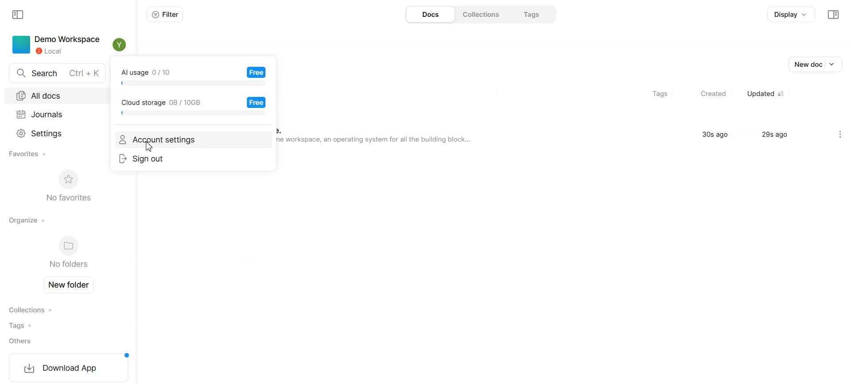 The image size is (851, 384). Describe the element at coordinates (19, 15) in the screenshot. I see `Collapse slide bar` at that location.